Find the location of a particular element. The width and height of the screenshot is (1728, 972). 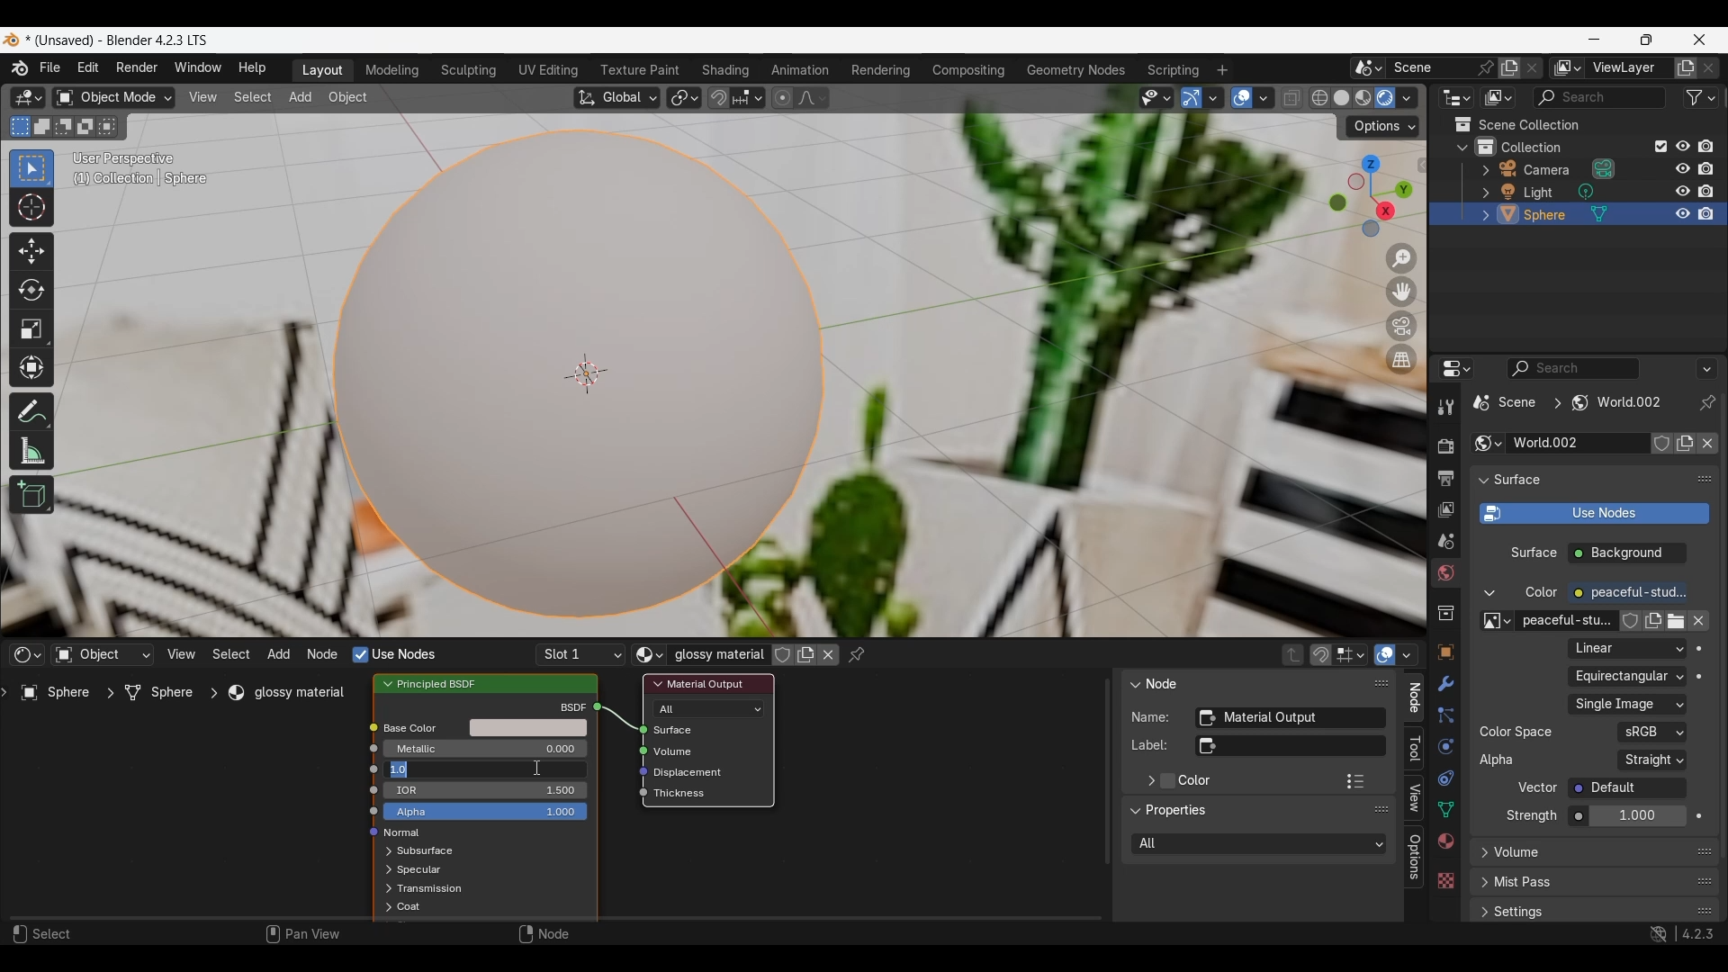

Transformation orientation: global is located at coordinates (616, 98).